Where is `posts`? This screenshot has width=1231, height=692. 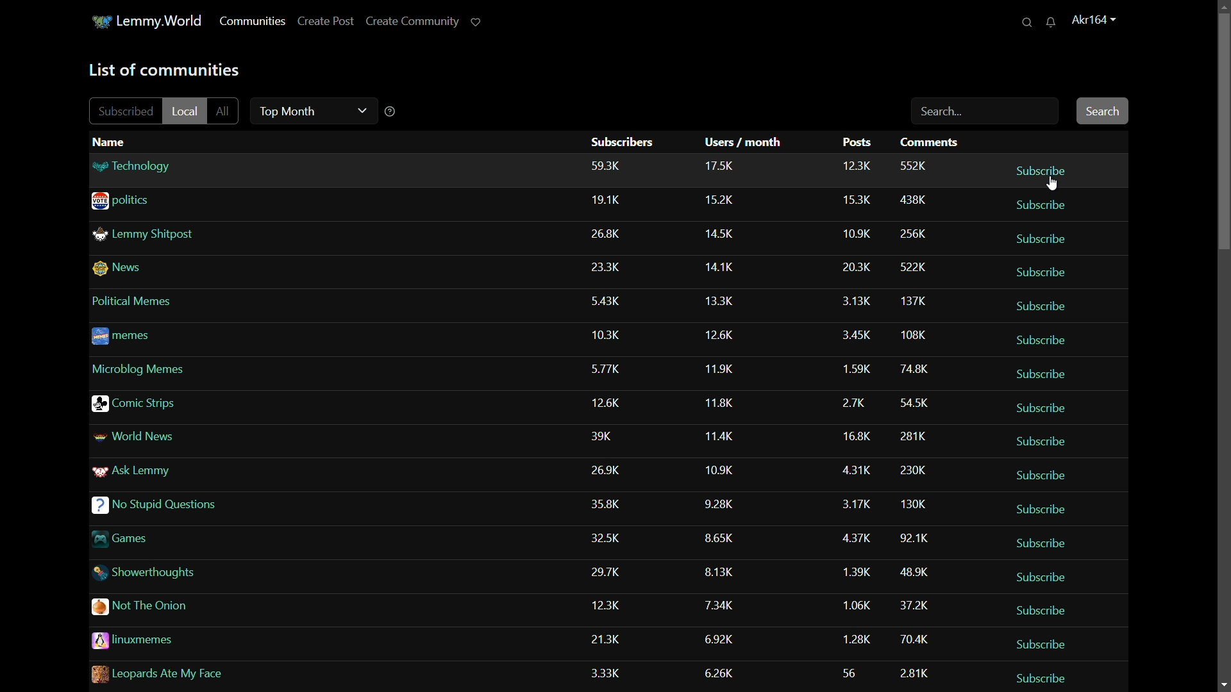
posts is located at coordinates (850, 365).